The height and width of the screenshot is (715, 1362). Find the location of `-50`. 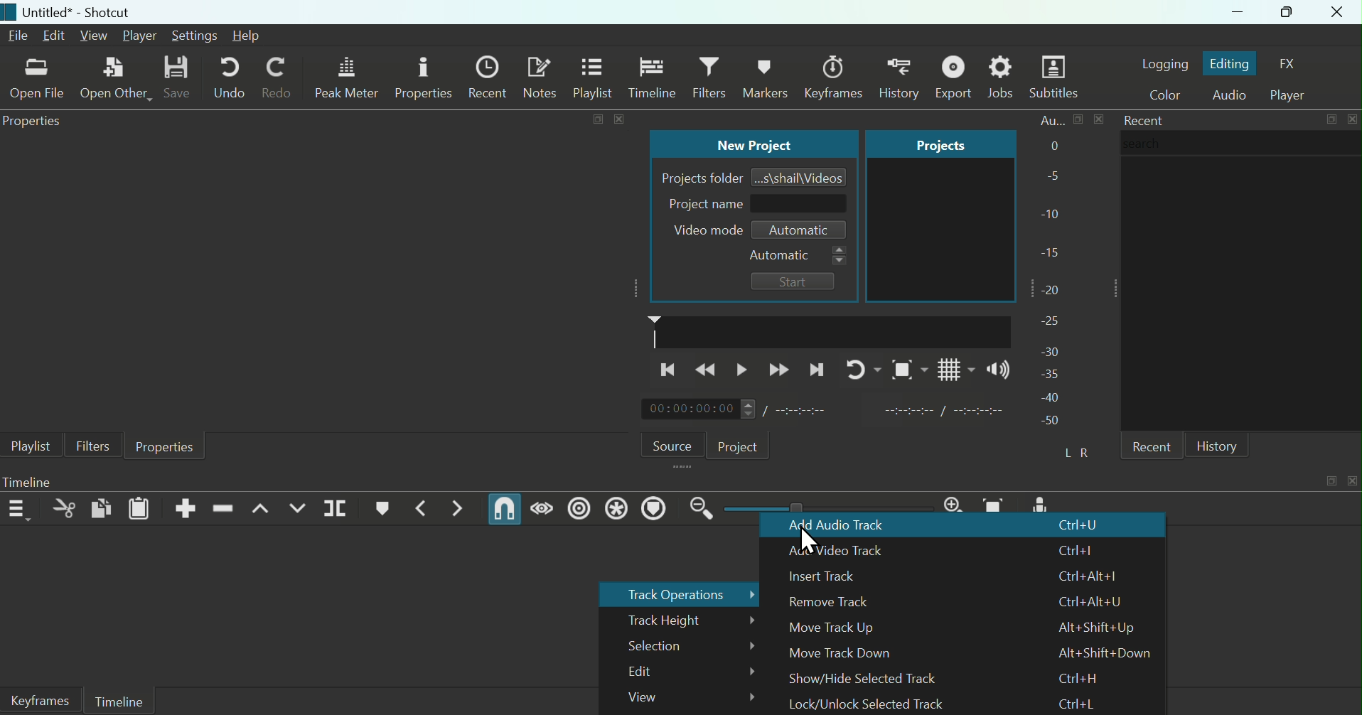

-50 is located at coordinates (1050, 421).